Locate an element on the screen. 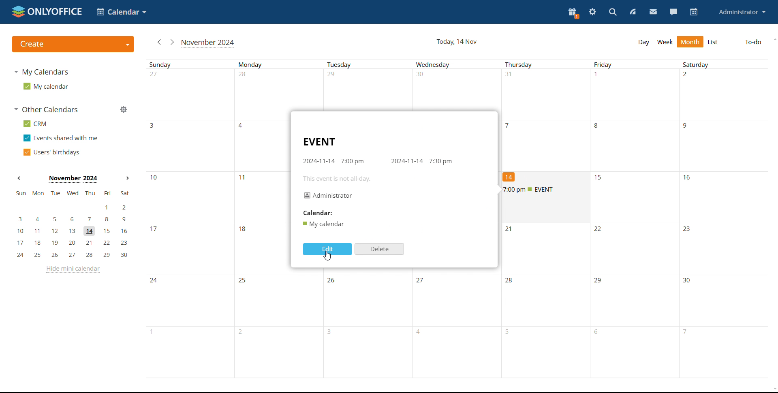  days of a month is located at coordinates (635, 247).